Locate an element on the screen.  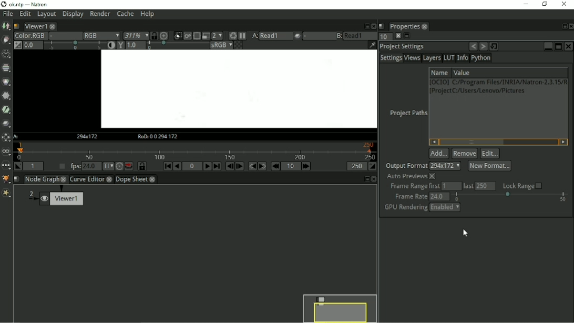
close is located at coordinates (109, 179).